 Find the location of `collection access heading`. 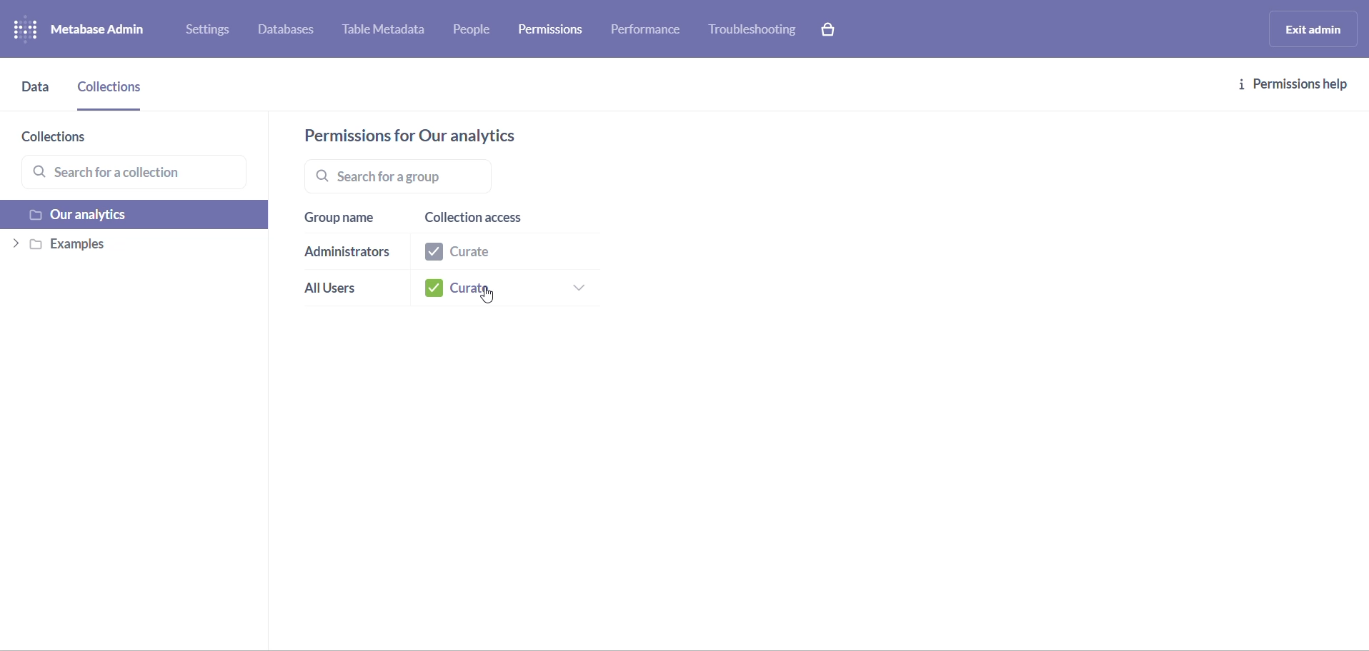

collection access heading is located at coordinates (500, 219).